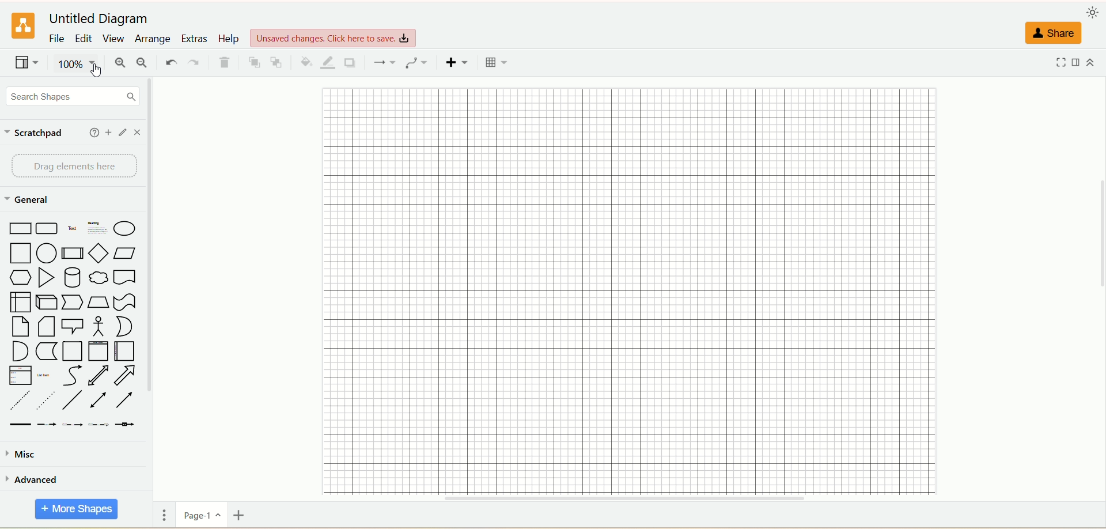 This screenshot has height=529, width=1106. What do you see at coordinates (20, 229) in the screenshot?
I see `rectangle` at bounding box center [20, 229].